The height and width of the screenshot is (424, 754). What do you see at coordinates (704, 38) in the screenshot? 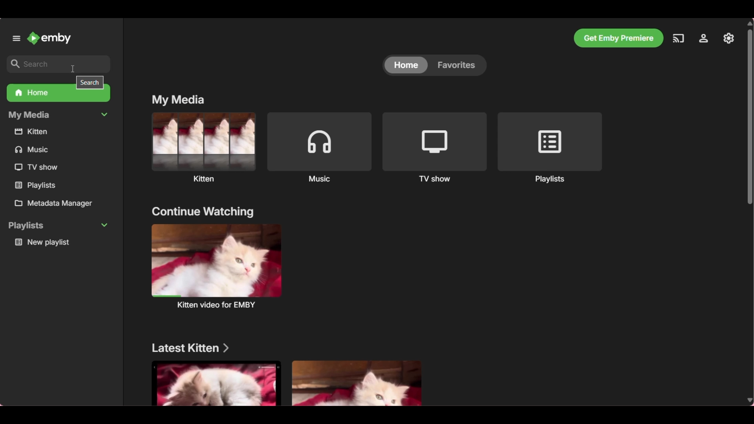
I see `Manage Emby server` at bounding box center [704, 38].